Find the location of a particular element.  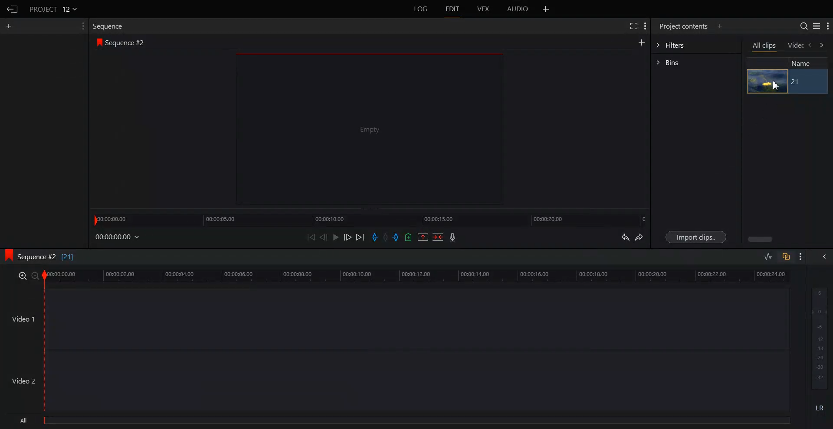

Project Contents is located at coordinates (684, 26).